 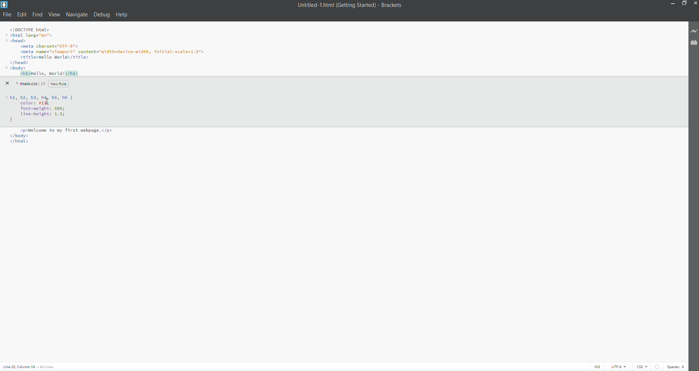 What do you see at coordinates (54, 15) in the screenshot?
I see `view` at bounding box center [54, 15].